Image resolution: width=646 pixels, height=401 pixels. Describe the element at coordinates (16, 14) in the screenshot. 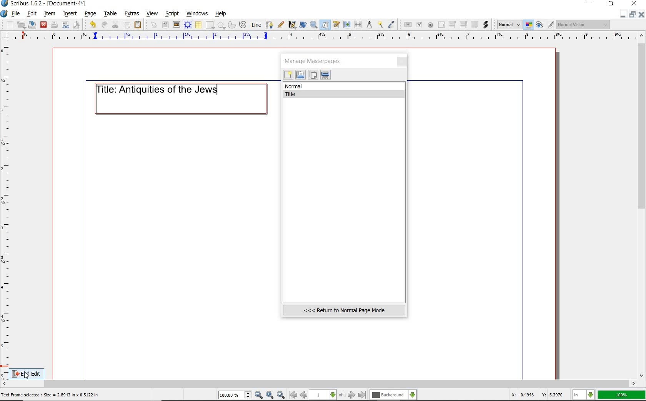

I see `file` at that location.